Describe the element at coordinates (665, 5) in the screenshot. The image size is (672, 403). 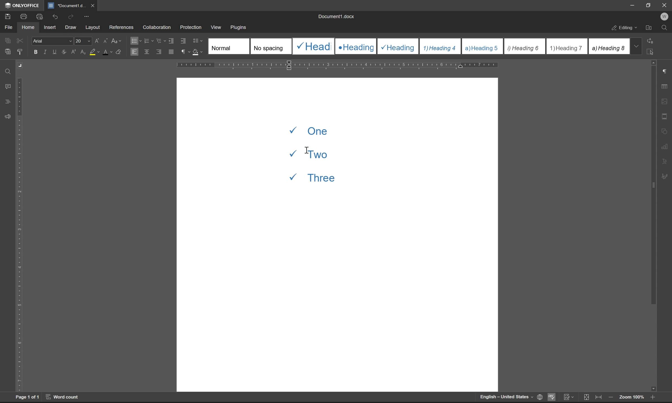
I see `Close` at that location.